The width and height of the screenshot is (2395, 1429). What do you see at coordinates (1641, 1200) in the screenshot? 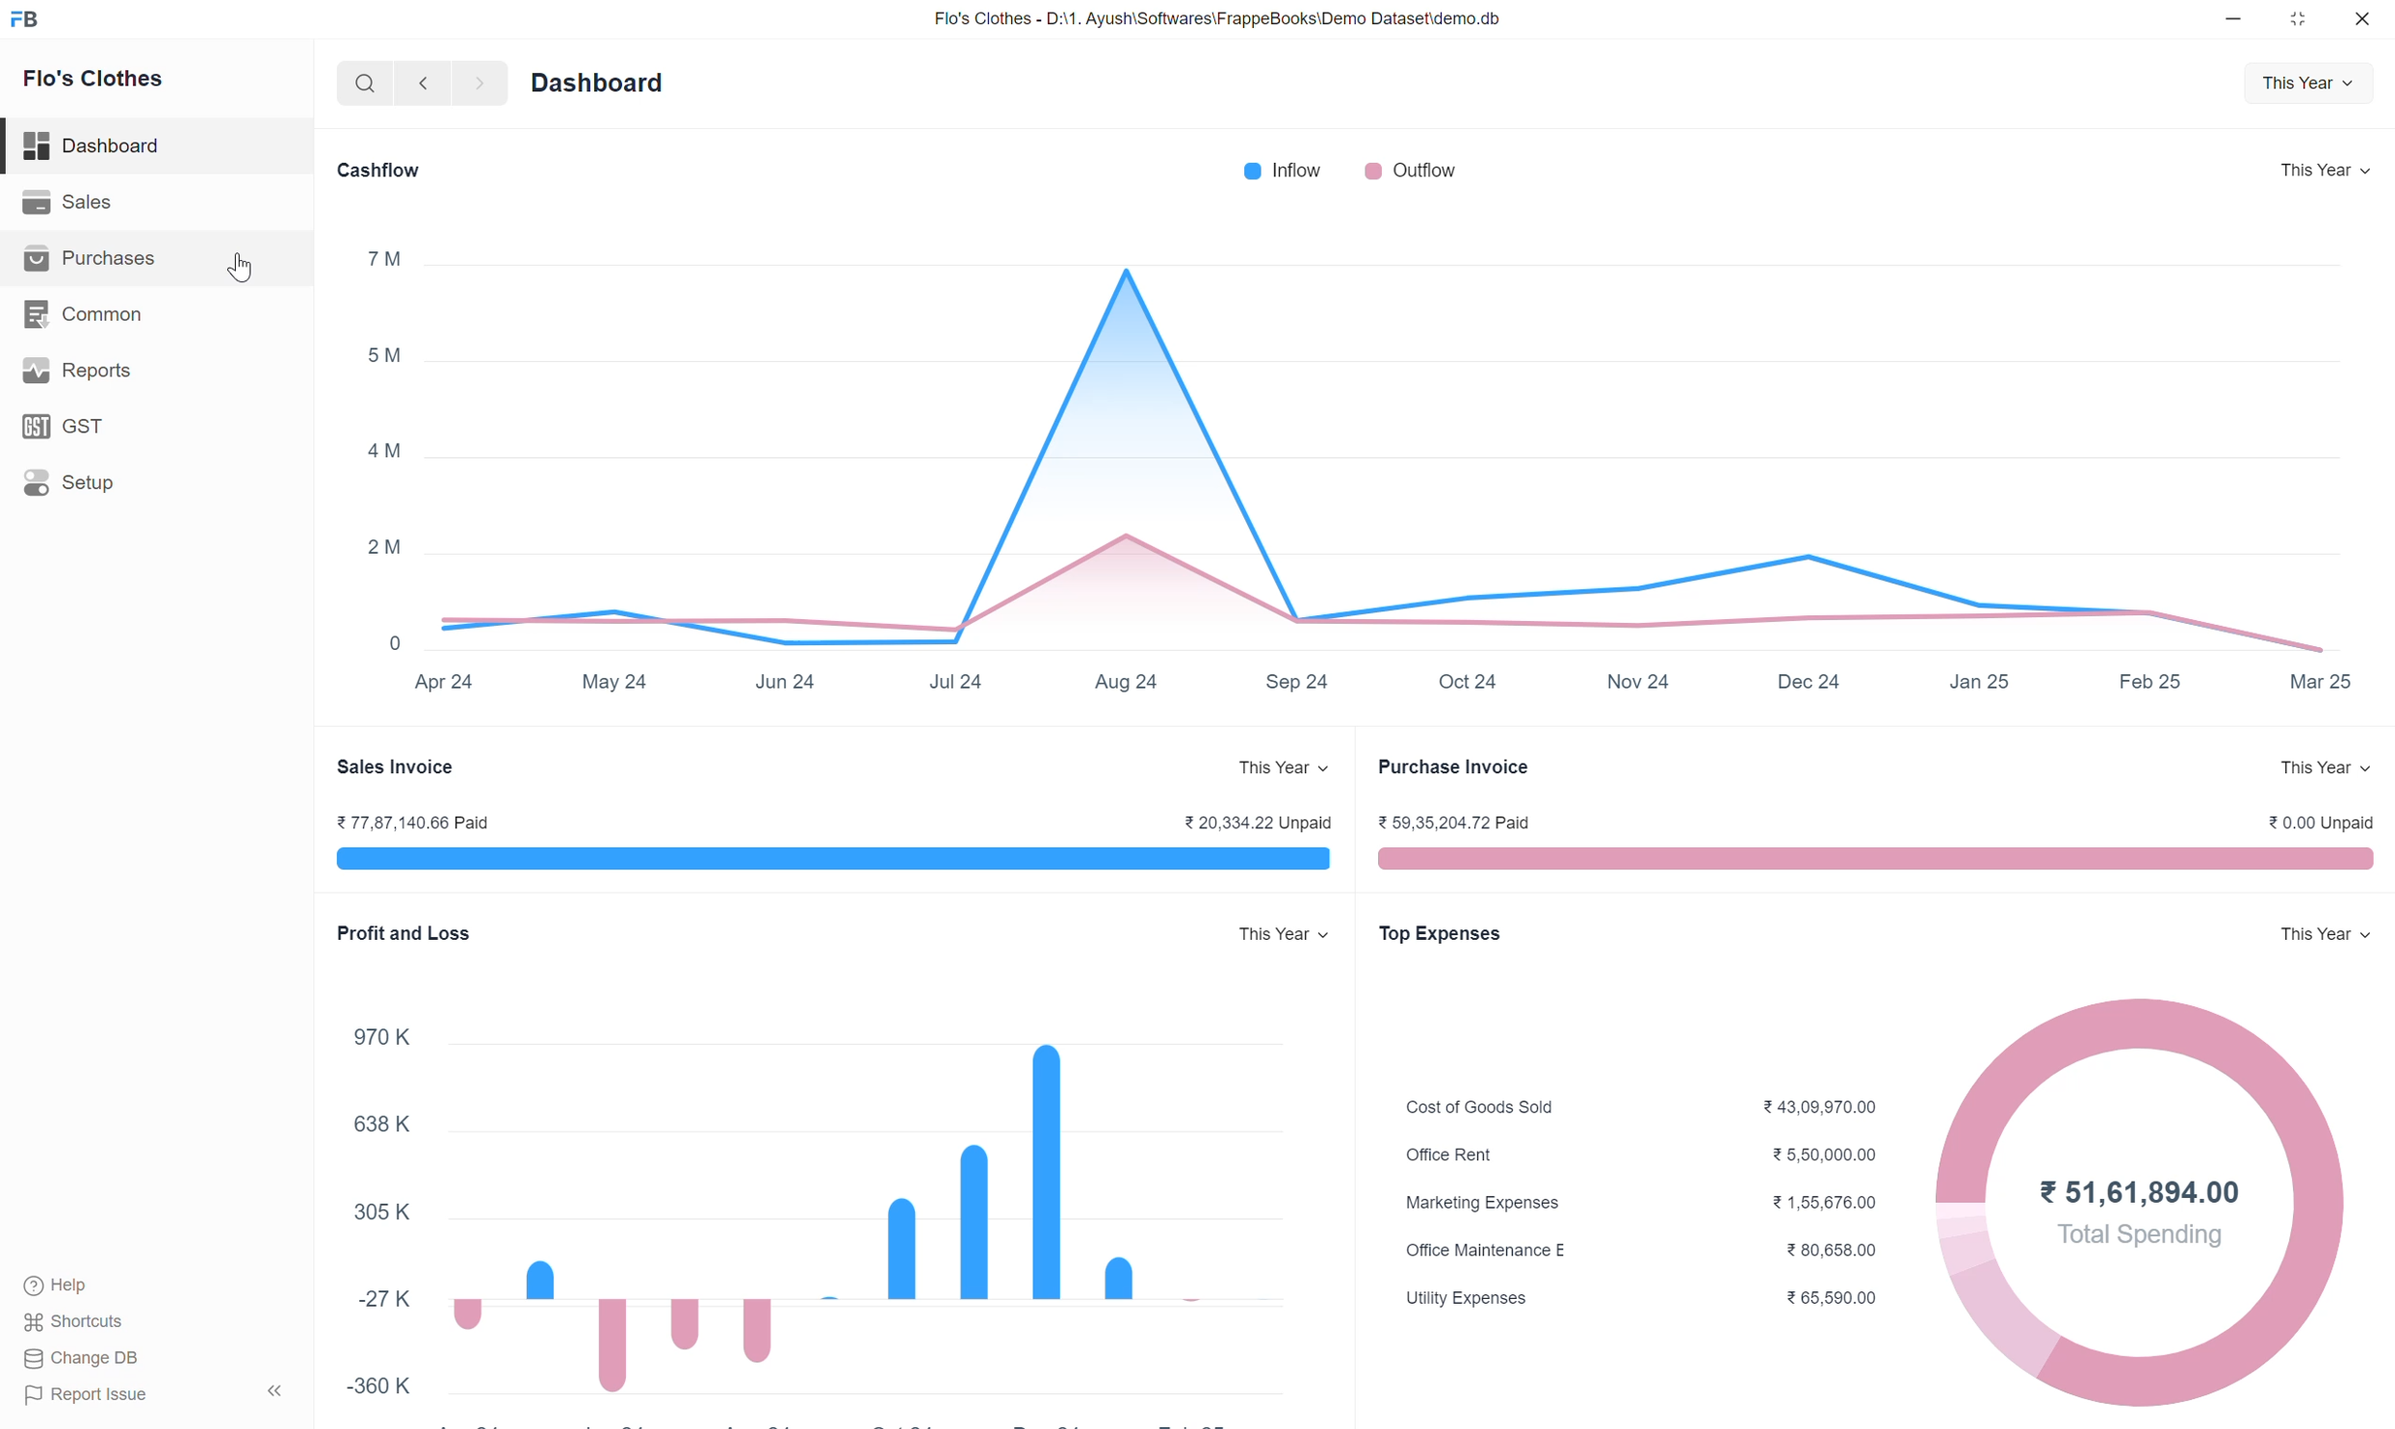
I see `Marketing Expenses 1,55,676.00` at bounding box center [1641, 1200].